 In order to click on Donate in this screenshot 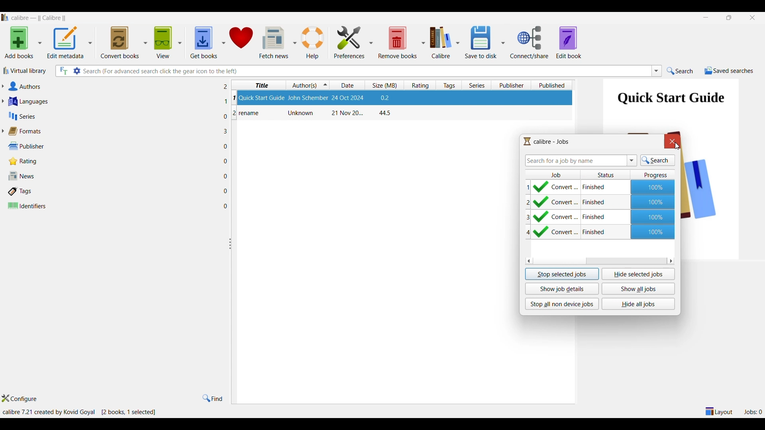, I will do `click(241, 42)`.